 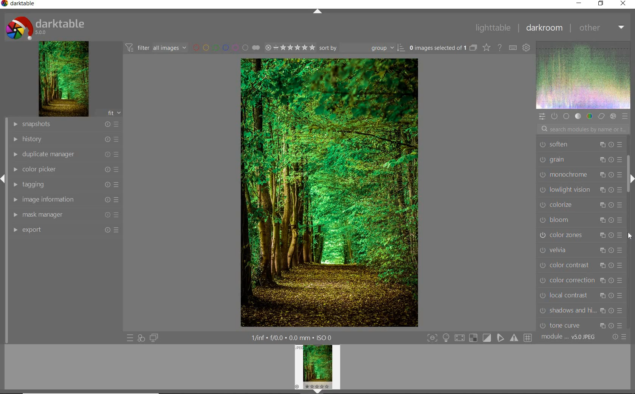 What do you see at coordinates (479, 338) in the screenshot?
I see `TOGGLE MODES` at bounding box center [479, 338].